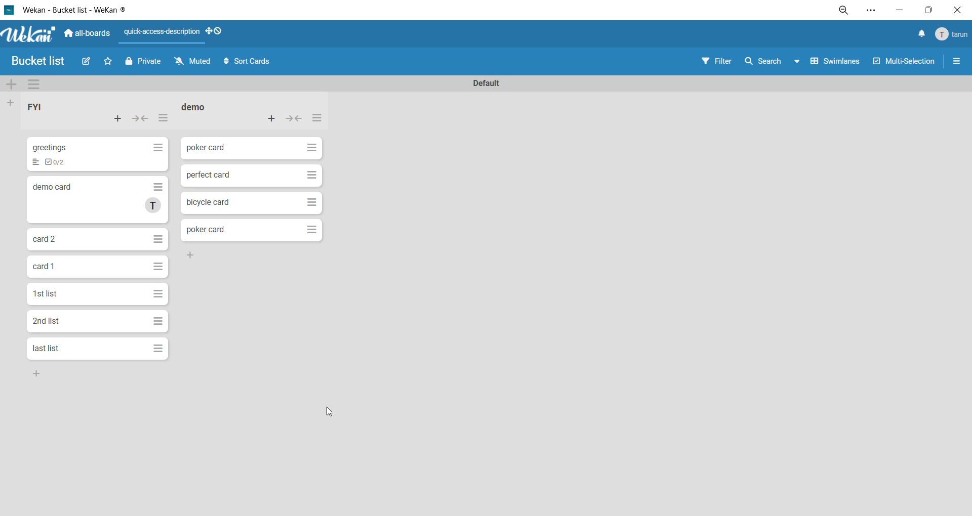  I want to click on star, so click(111, 63).